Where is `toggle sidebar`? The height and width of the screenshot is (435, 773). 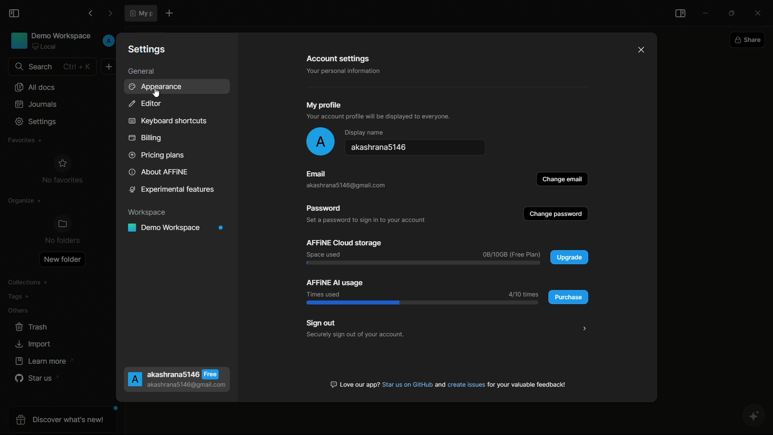
toggle sidebar is located at coordinates (15, 14).